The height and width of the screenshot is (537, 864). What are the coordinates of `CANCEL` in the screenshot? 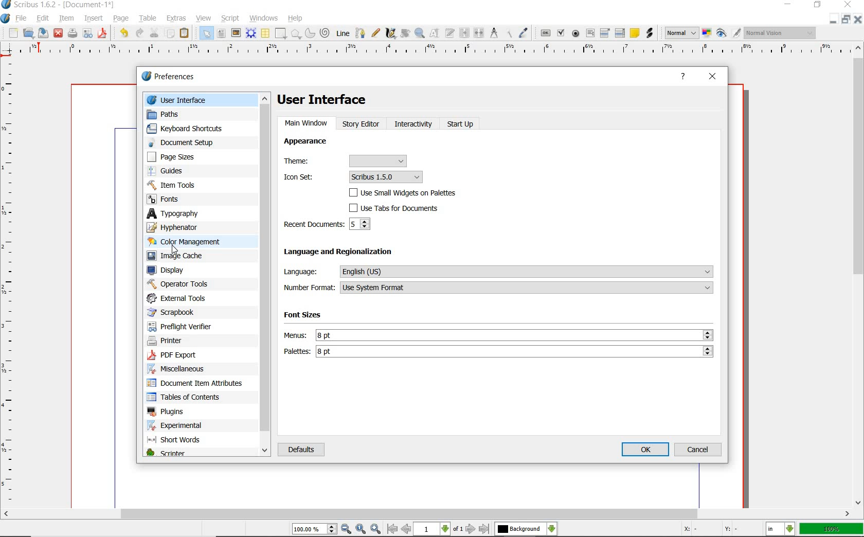 It's located at (700, 450).